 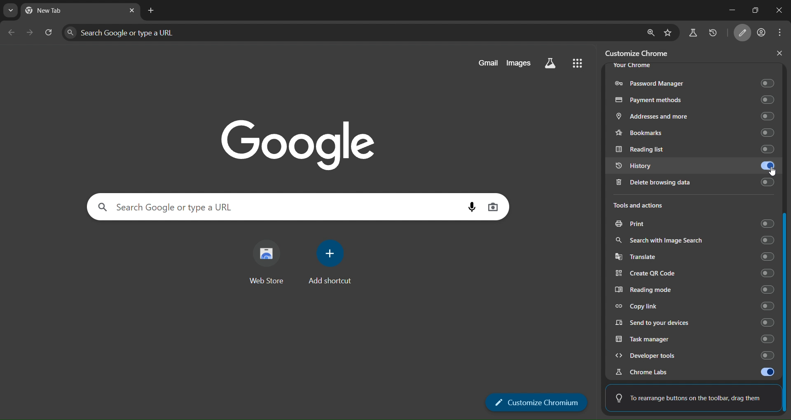 What do you see at coordinates (744, 33) in the screenshot?
I see `customize chromium` at bounding box center [744, 33].